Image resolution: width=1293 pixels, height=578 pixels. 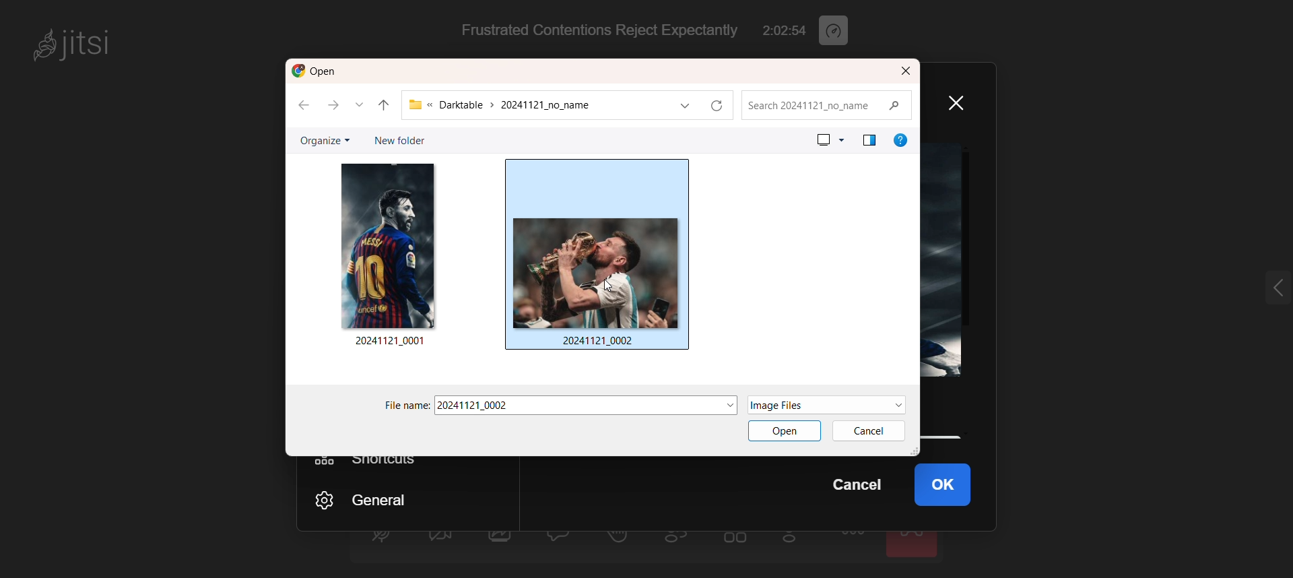 What do you see at coordinates (570, 406) in the screenshot?
I see `file name` at bounding box center [570, 406].